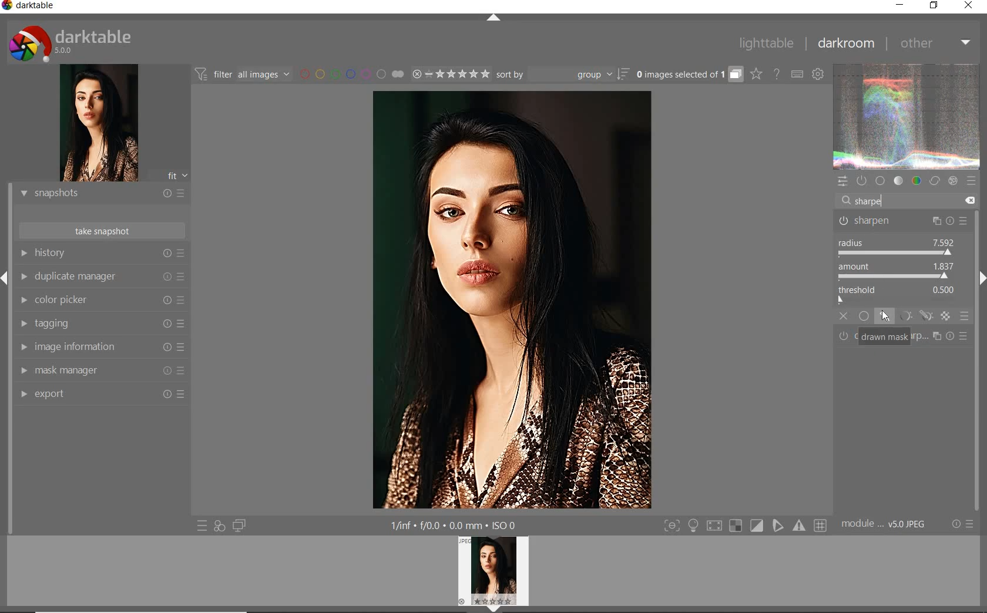 This screenshot has height=613, width=987. What do you see at coordinates (841, 181) in the screenshot?
I see `quick access panel` at bounding box center [841, 181].